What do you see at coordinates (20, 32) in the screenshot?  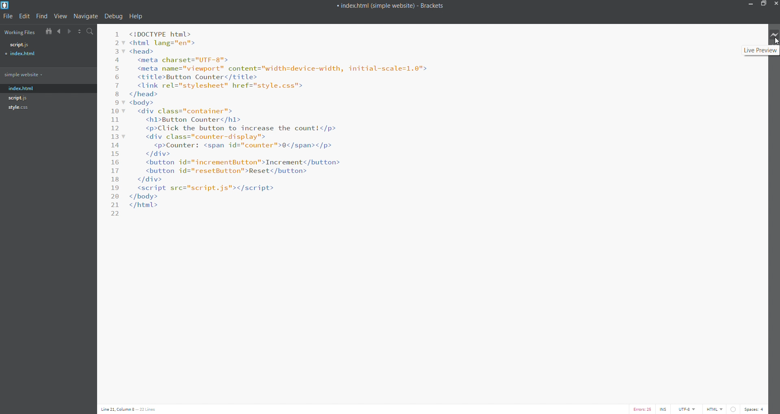 I see `working files` at bounding box center [20, 32].